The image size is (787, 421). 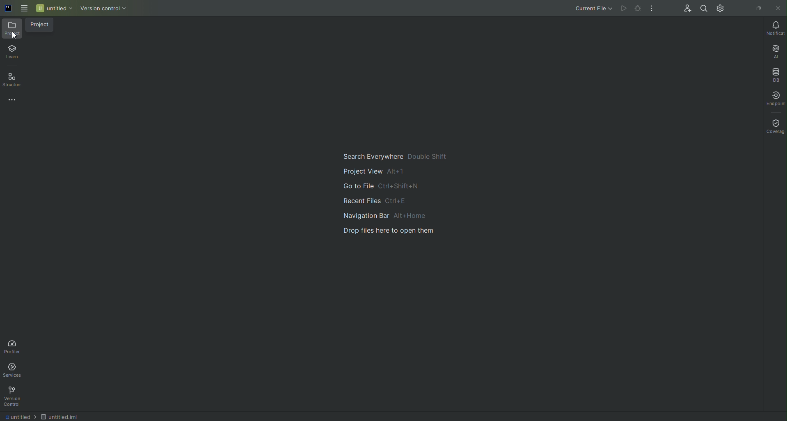 I want to click on Search, so click(x=703, y=9).